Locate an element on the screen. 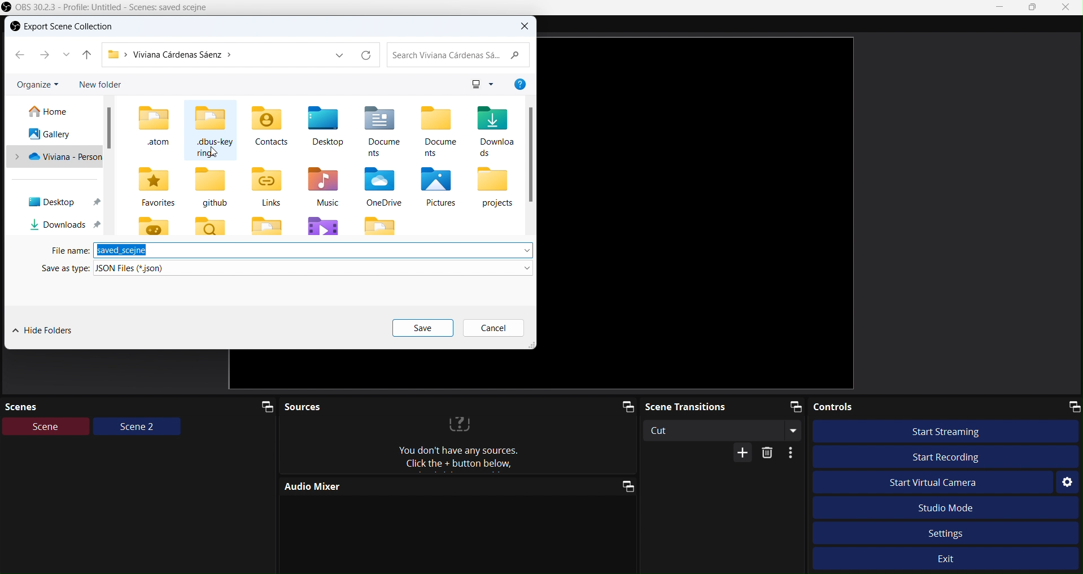 The height and width of the screenshot is (574, 1083). github is located at coordinates (211, 187).